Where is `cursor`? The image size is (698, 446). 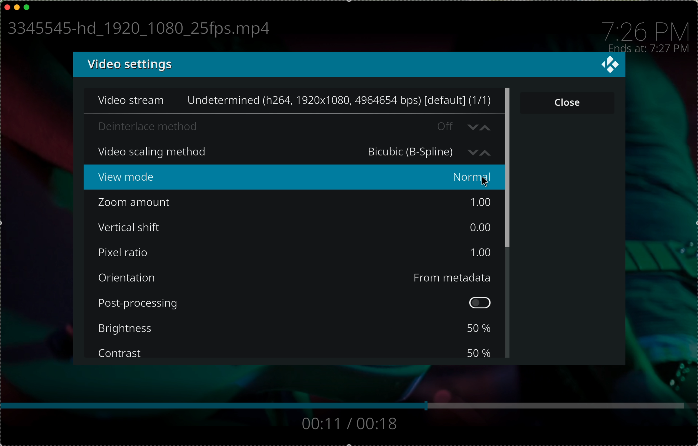 cursor is located at coordinates (484, 182).